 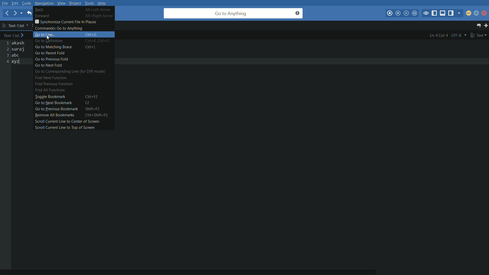 I want to click on recent locations, so click(x=23, y=14).